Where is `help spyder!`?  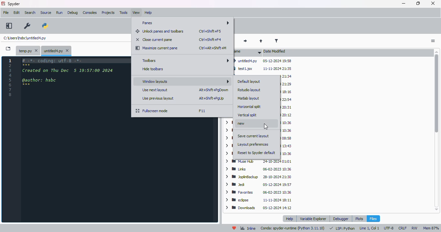 help spyder! is located at coordinates (234, 228).